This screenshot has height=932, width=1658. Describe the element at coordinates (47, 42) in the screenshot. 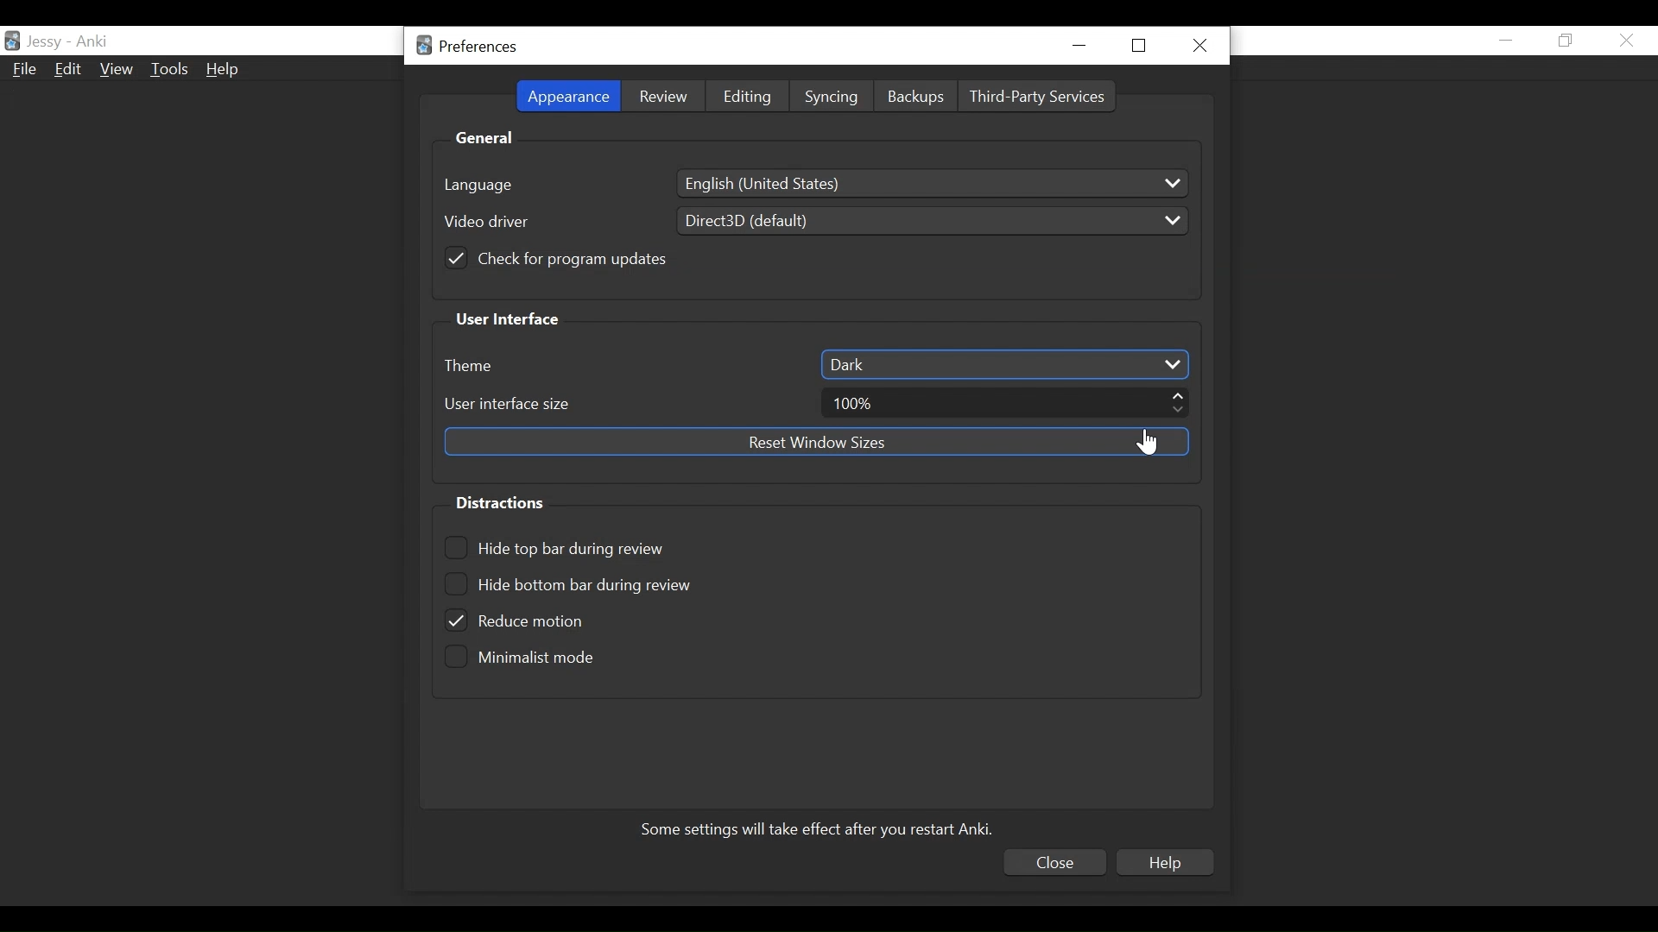

I see `User Name` at that location.